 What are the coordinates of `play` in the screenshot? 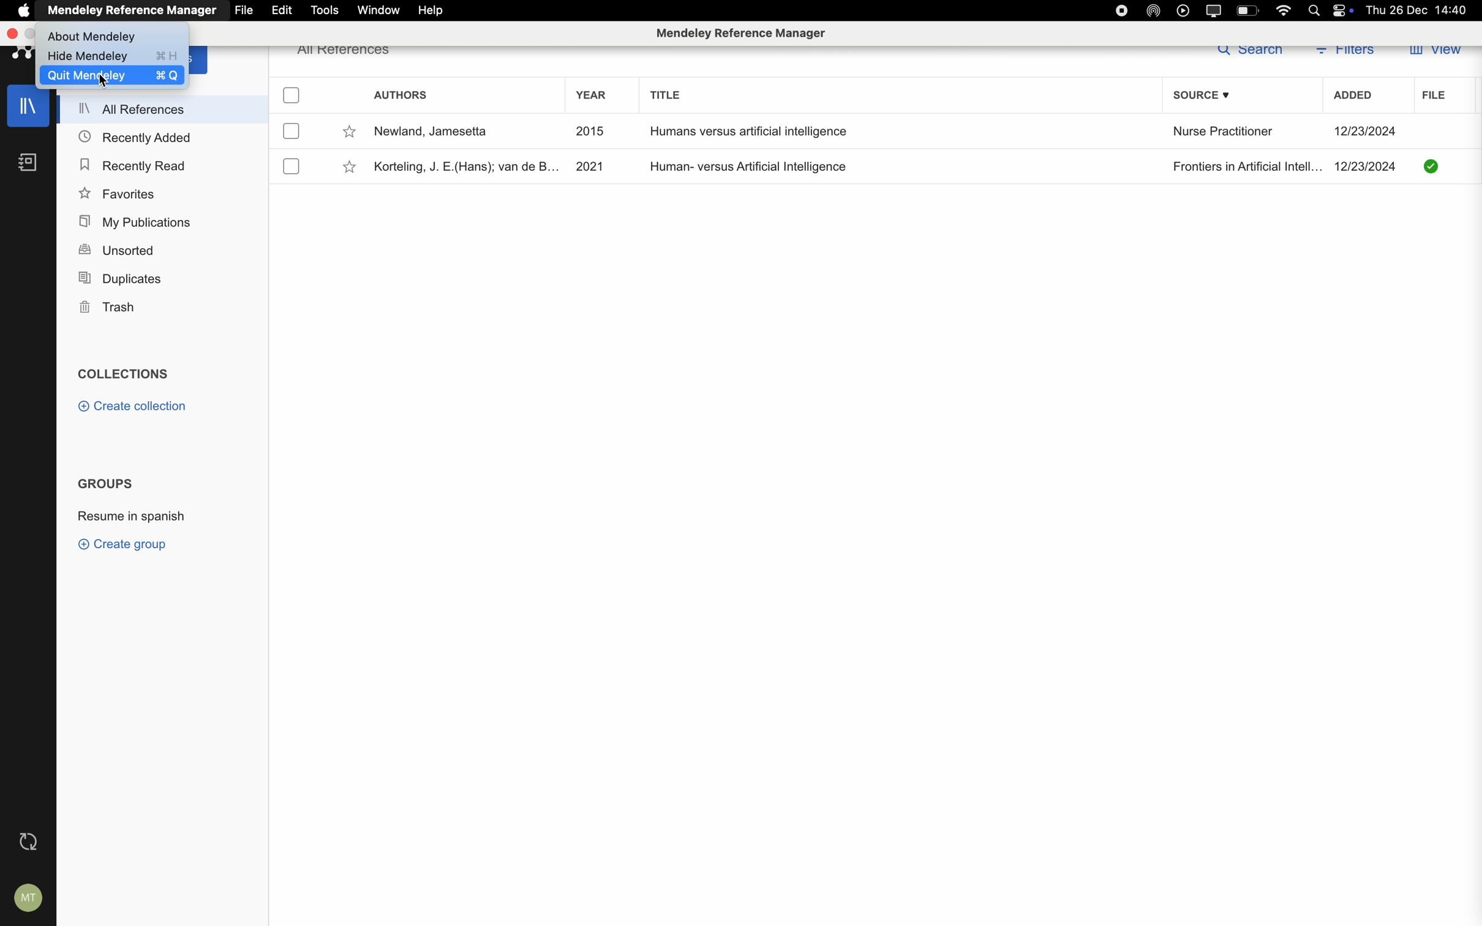 It's located at (1183, 10).